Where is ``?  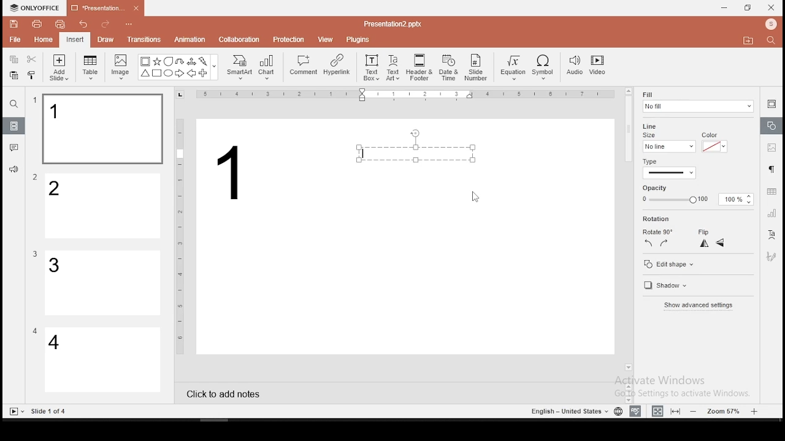  is located at coordinates (180, 235).